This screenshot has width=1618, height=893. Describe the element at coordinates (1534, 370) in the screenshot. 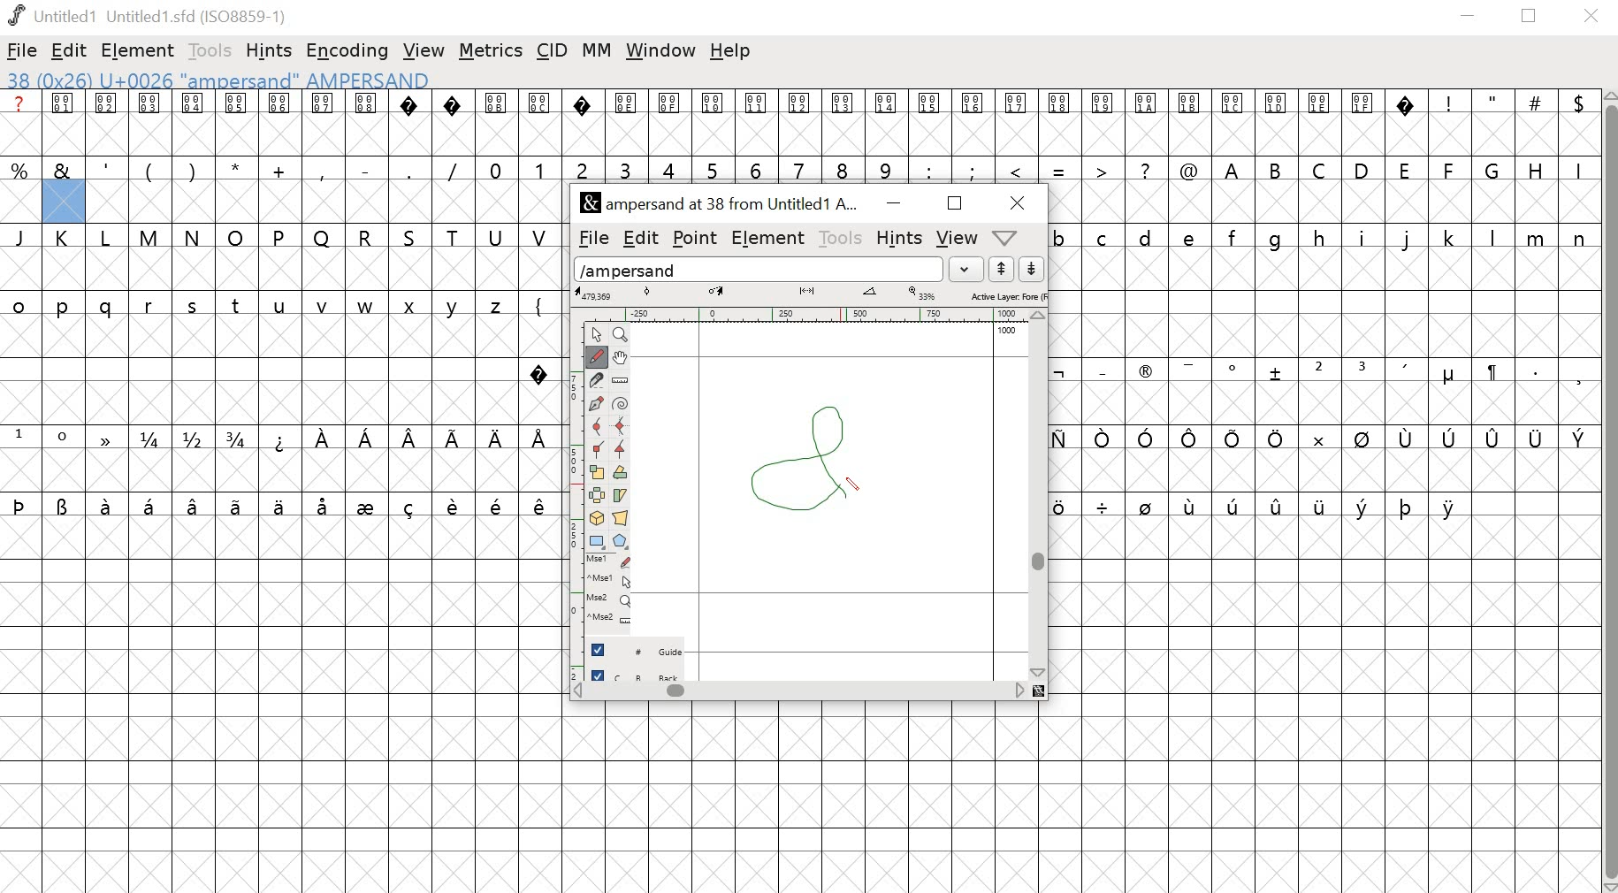

I see `.` at that location.